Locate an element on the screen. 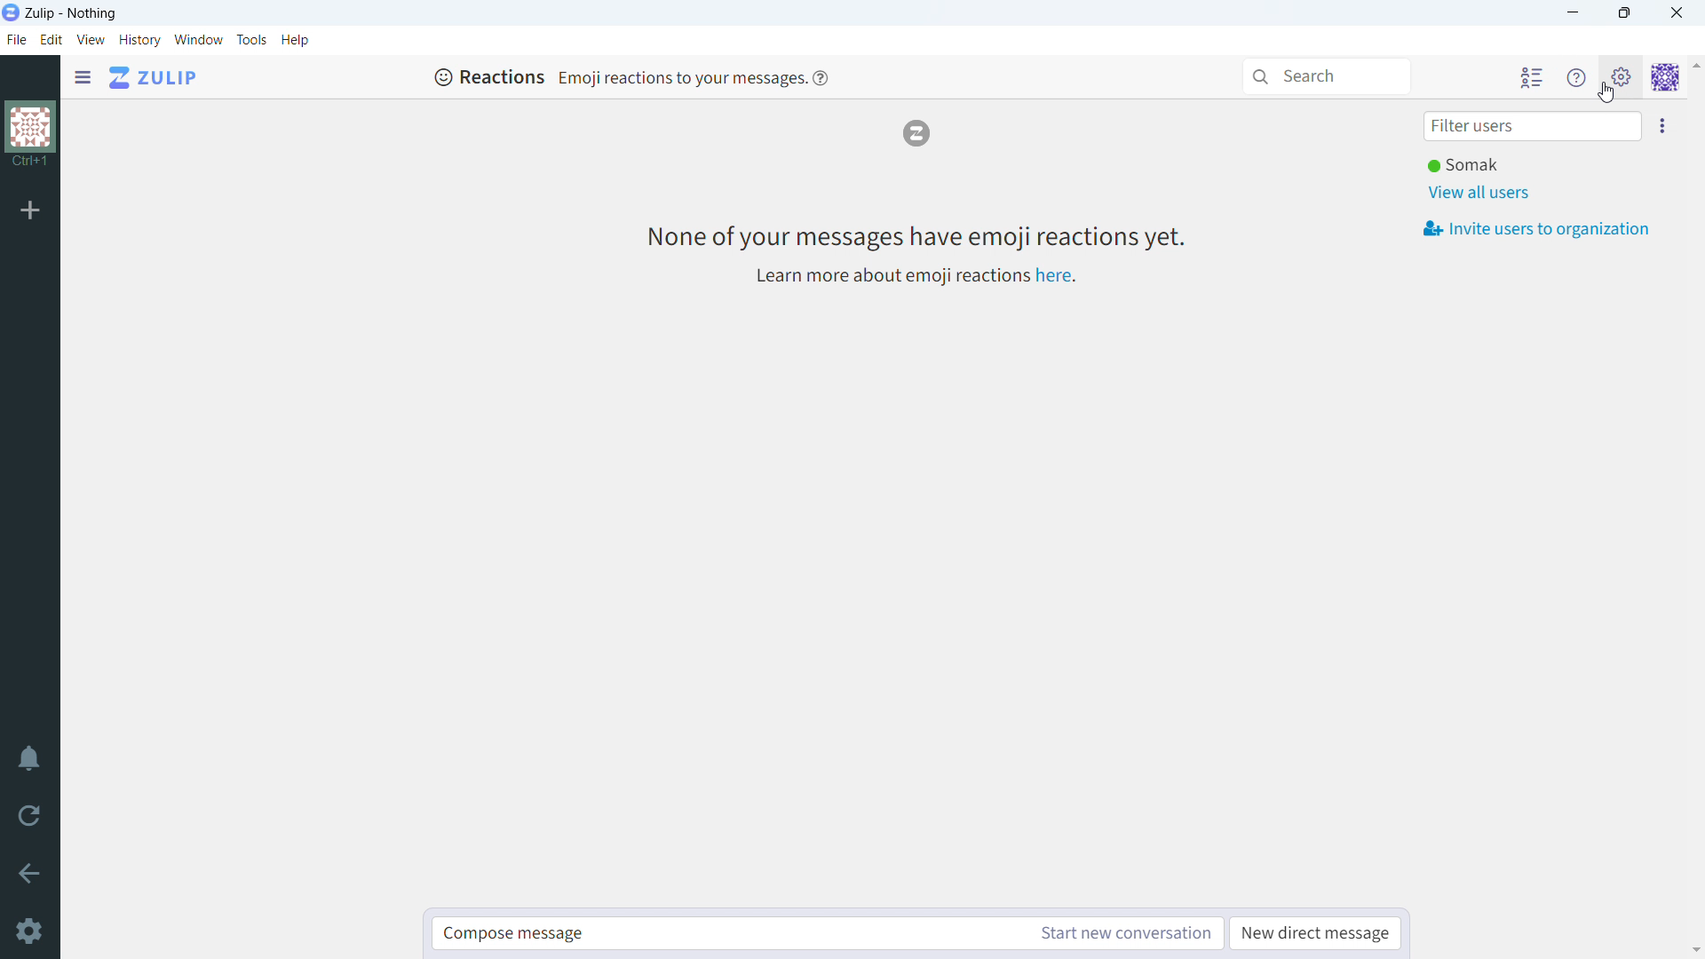  add organization is located at coordinates (31, 211).